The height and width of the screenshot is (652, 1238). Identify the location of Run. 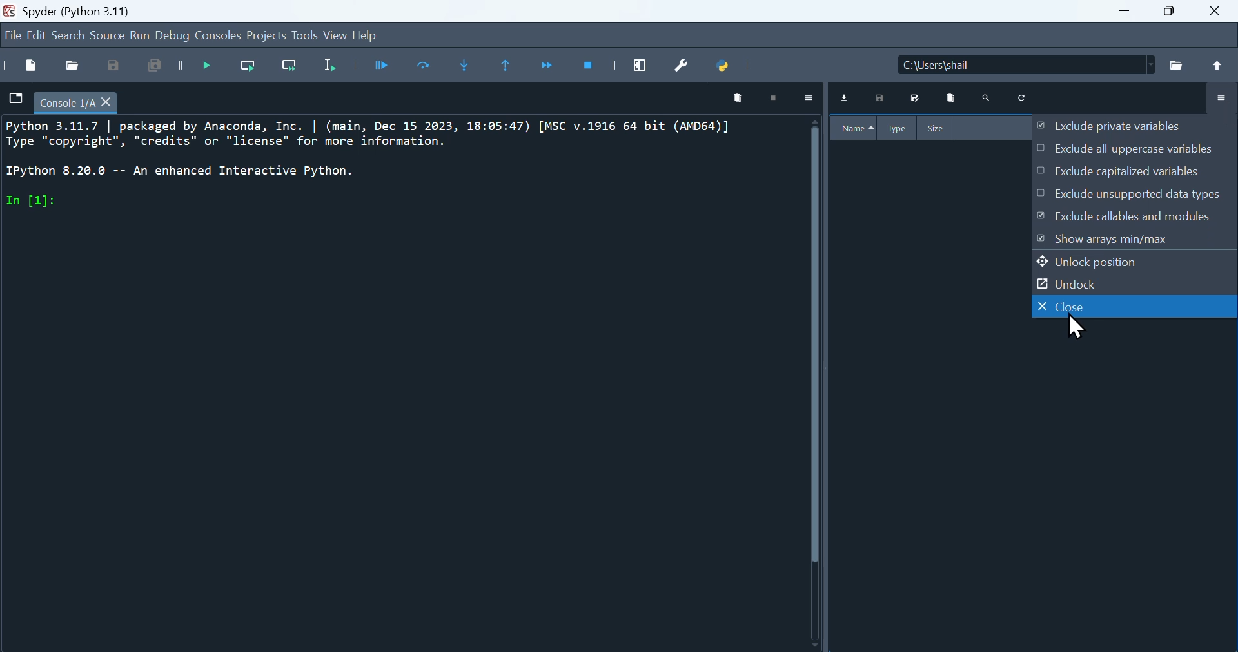
(142, 37).